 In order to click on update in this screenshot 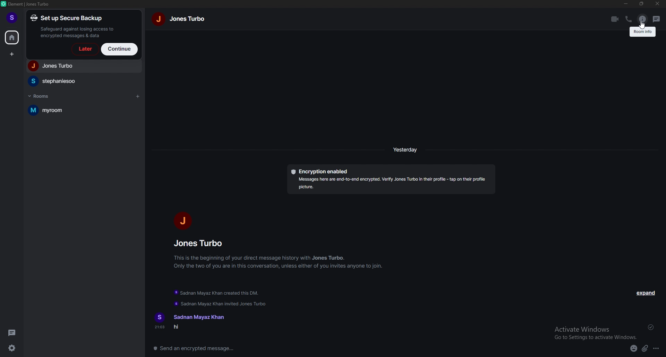, I will do `click(218, 298)`.